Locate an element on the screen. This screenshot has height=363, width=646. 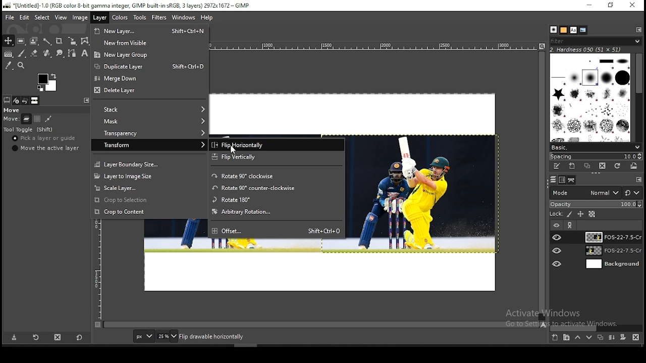
layer boundary size is located at coordinates (149, 163).